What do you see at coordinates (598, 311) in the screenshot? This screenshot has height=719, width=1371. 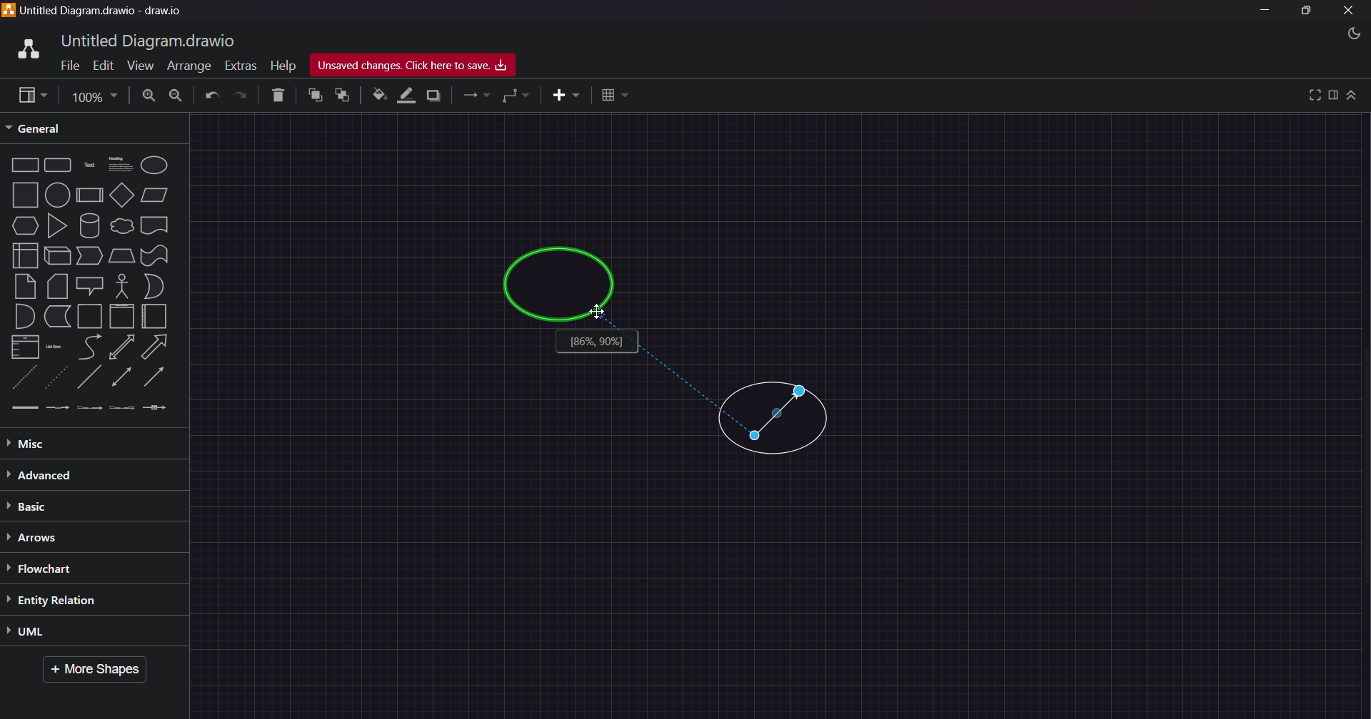 I see `cursor` at bounding box center [598, 311].